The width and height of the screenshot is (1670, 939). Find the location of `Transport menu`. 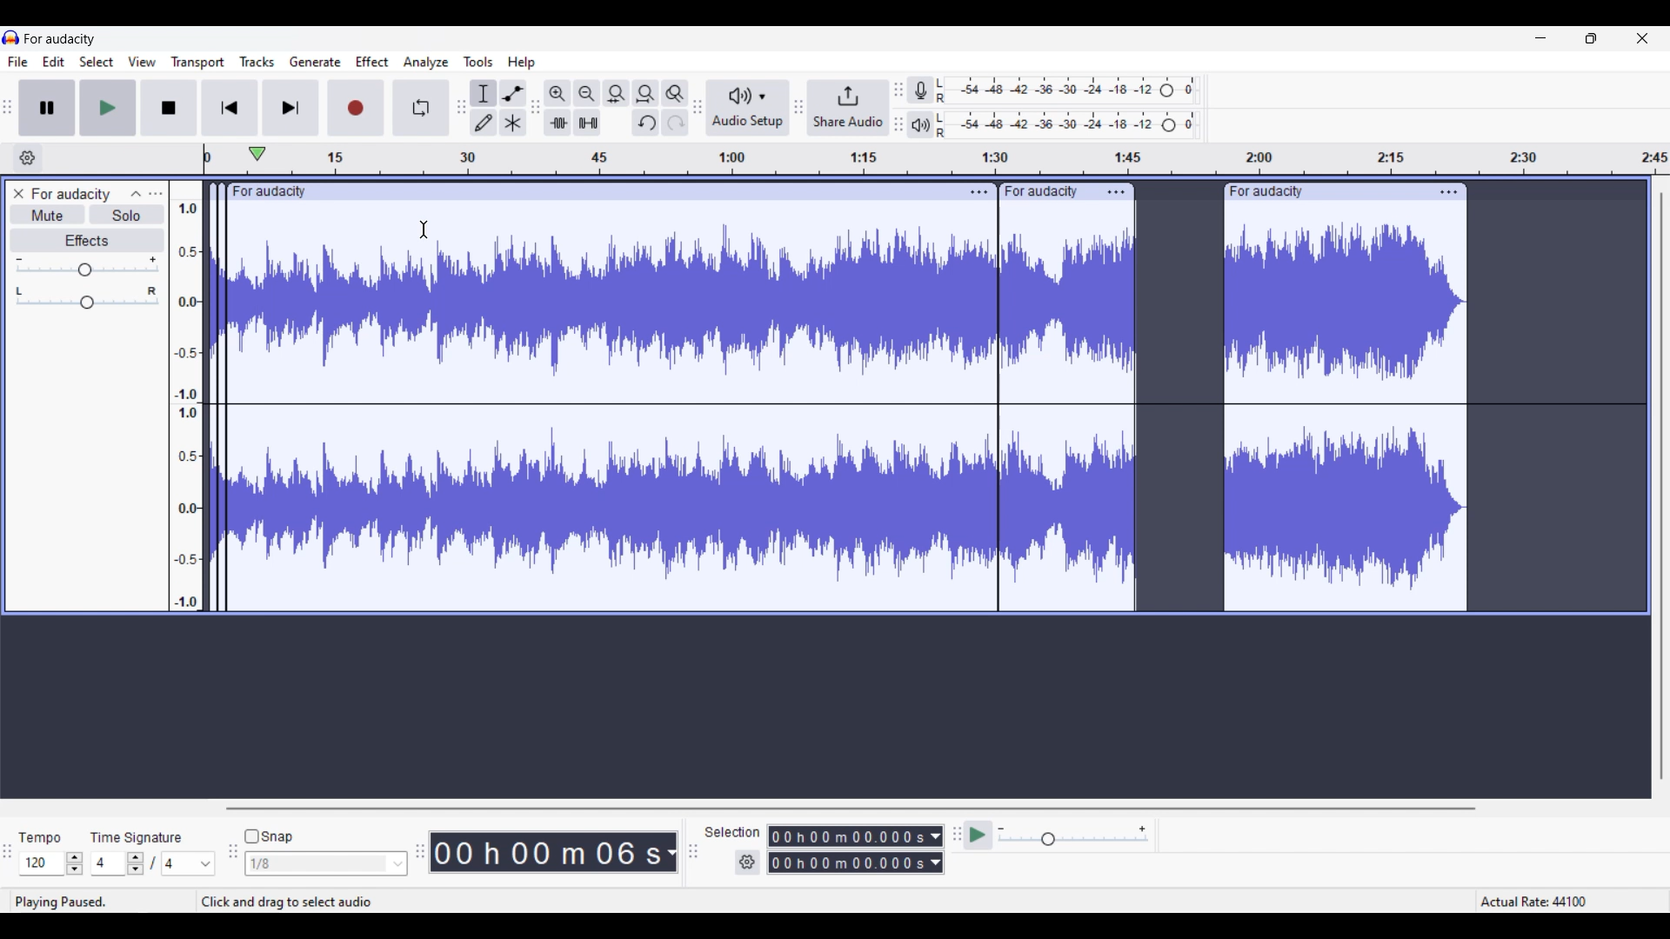

Transport menu is located at coordinates (197, 63).